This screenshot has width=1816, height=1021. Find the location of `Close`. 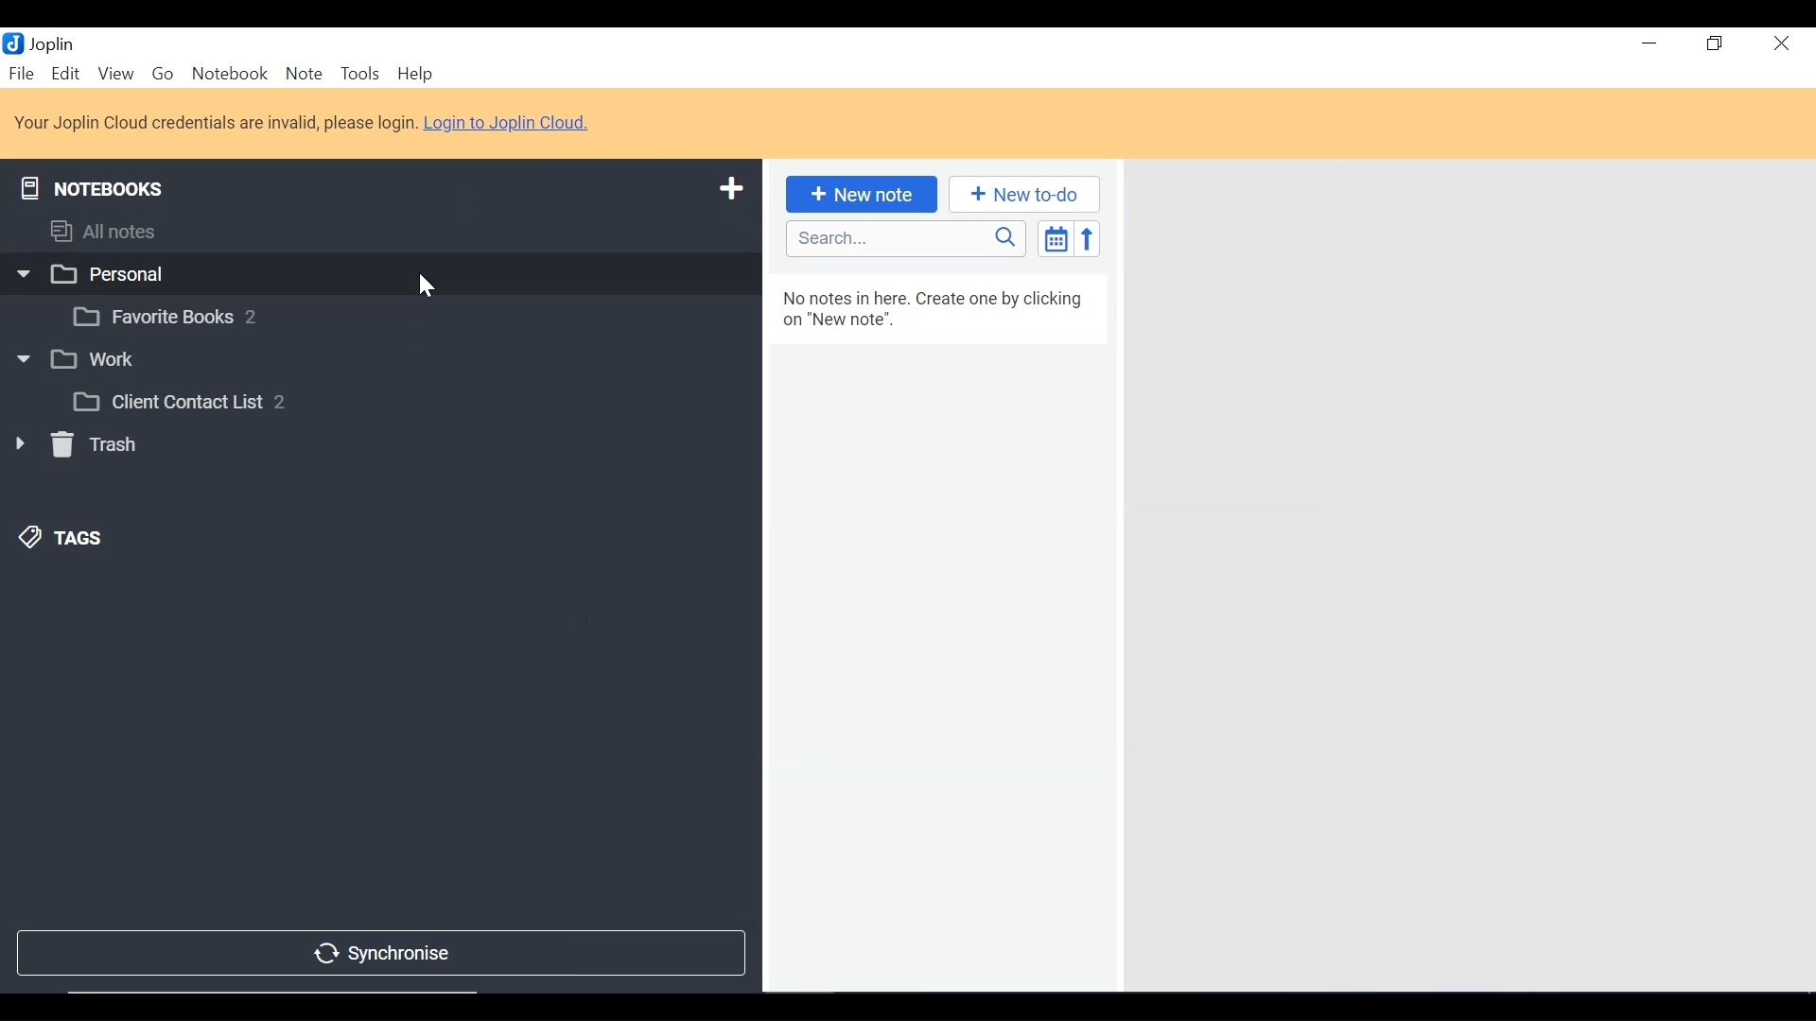

Close is located at coordinates (1779, 46).